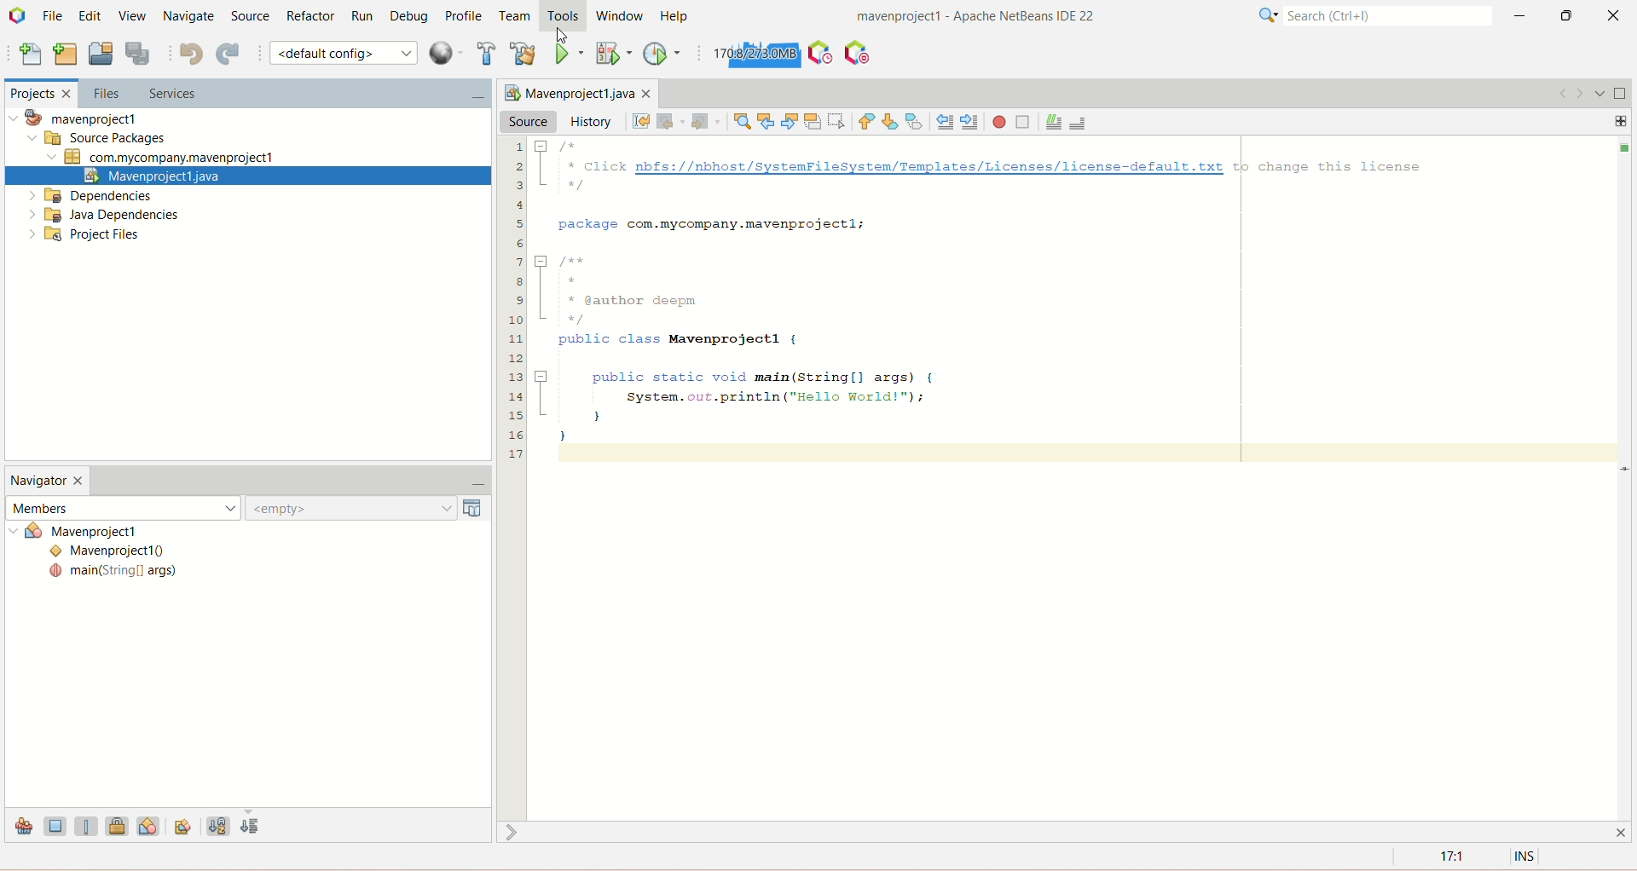 Image resolution: width=1637 pixels, height=871 pixels. I want to click on projects, so click(38, 95).